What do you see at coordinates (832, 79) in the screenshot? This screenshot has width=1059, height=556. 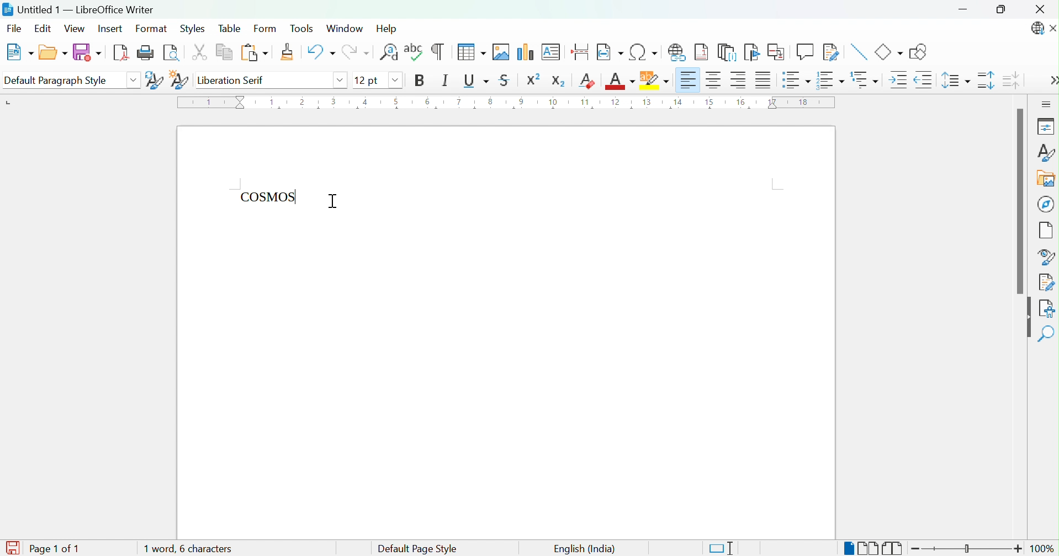 I see `Toggle ordered list` at bounding box center [832, 79].